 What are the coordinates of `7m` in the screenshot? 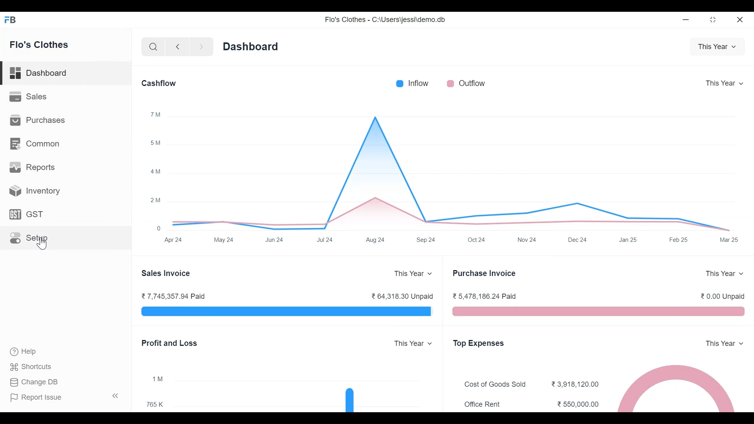 It's located at (153, 115).